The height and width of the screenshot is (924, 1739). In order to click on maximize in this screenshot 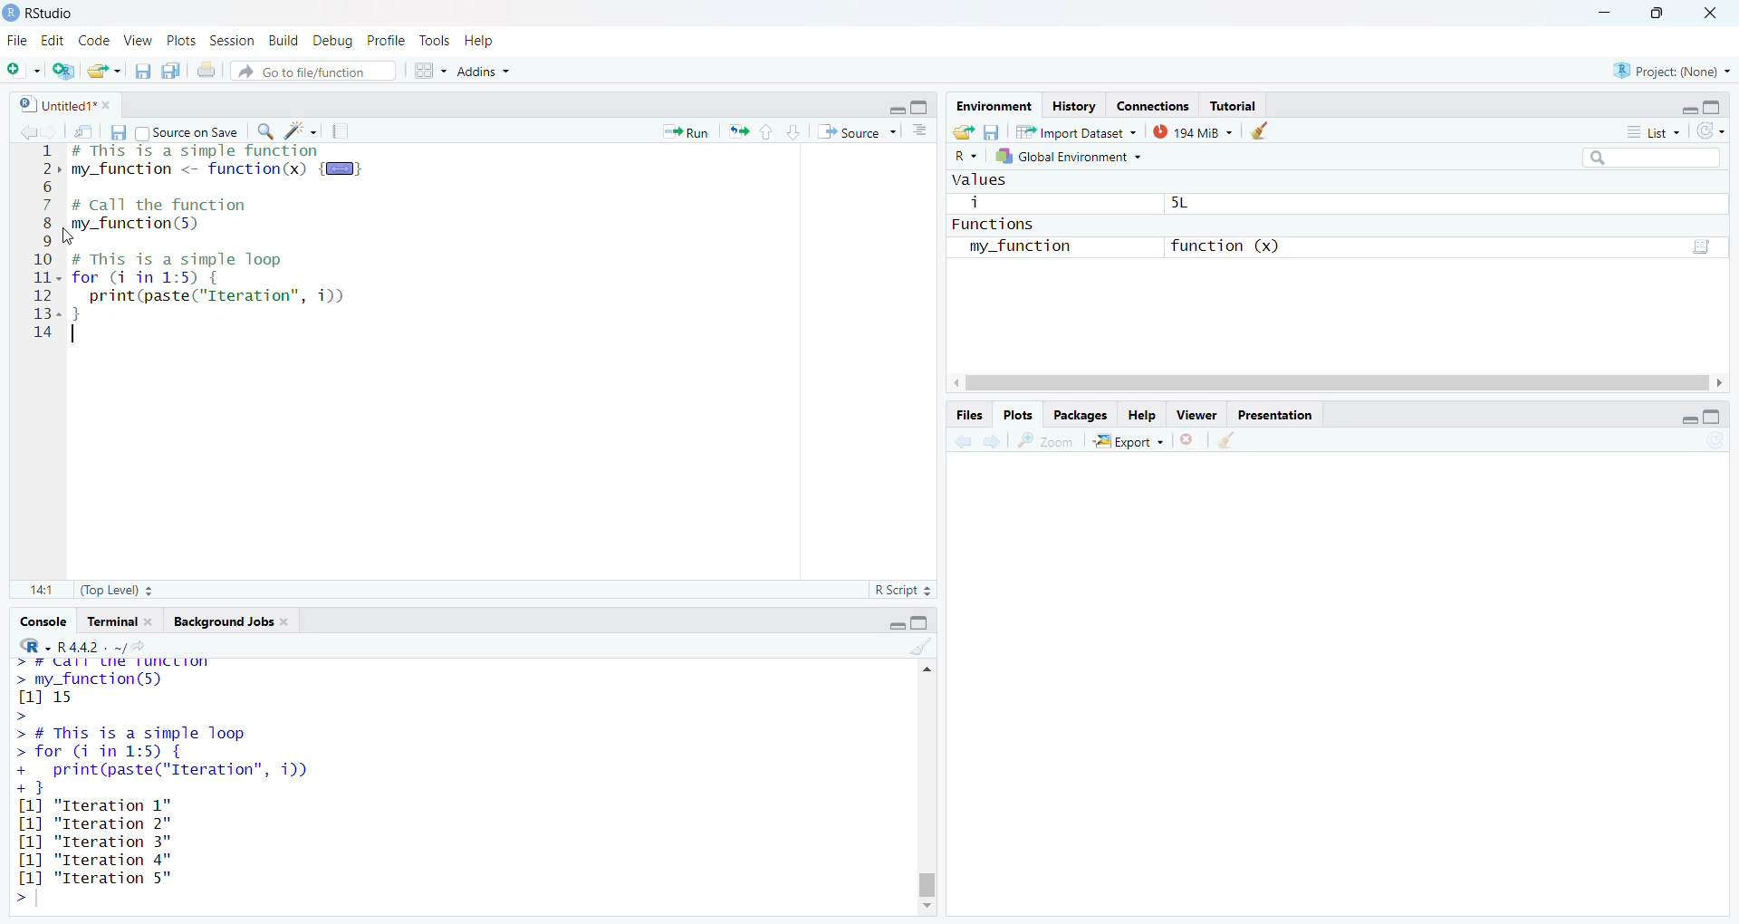, I will do `click(926, 107)`.